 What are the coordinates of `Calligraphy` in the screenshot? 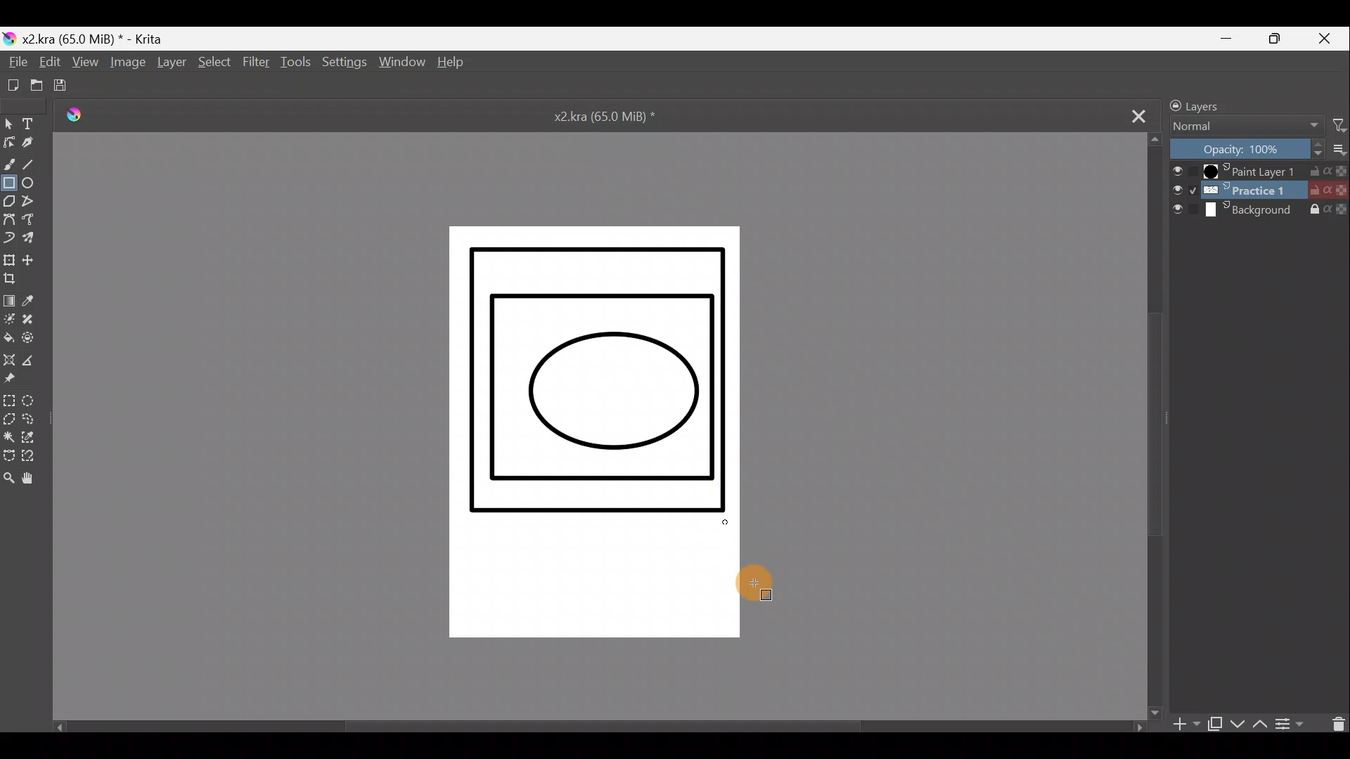 It's located at (33, 143).